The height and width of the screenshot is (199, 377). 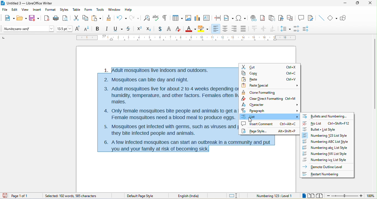 I want to click on underline, so click(x=118, y=29).